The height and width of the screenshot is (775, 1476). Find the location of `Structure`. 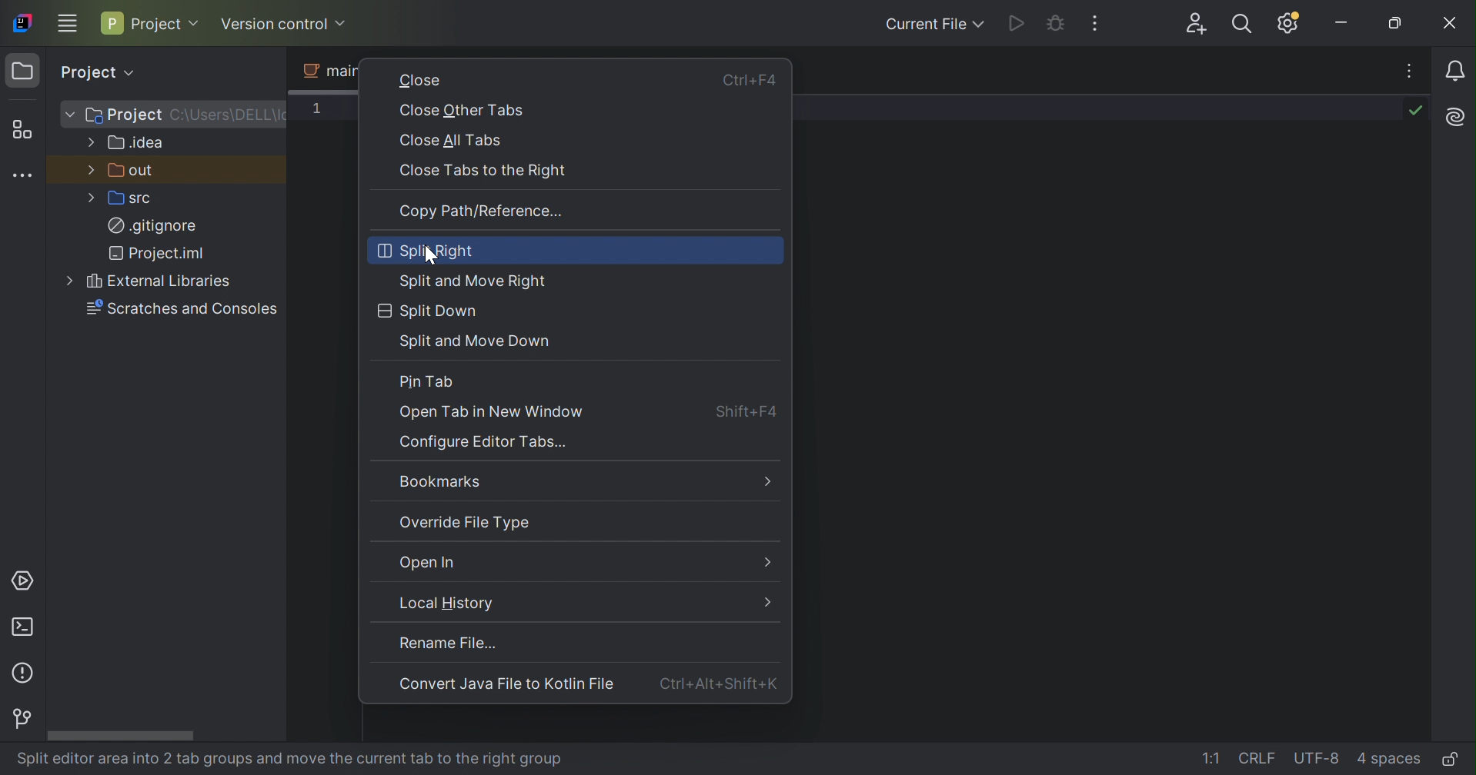

Structure is located at coordinates (22, 132).